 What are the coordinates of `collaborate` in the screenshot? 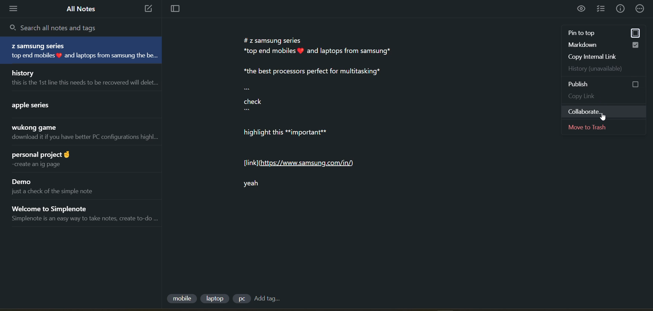 It's located at (607, 113).